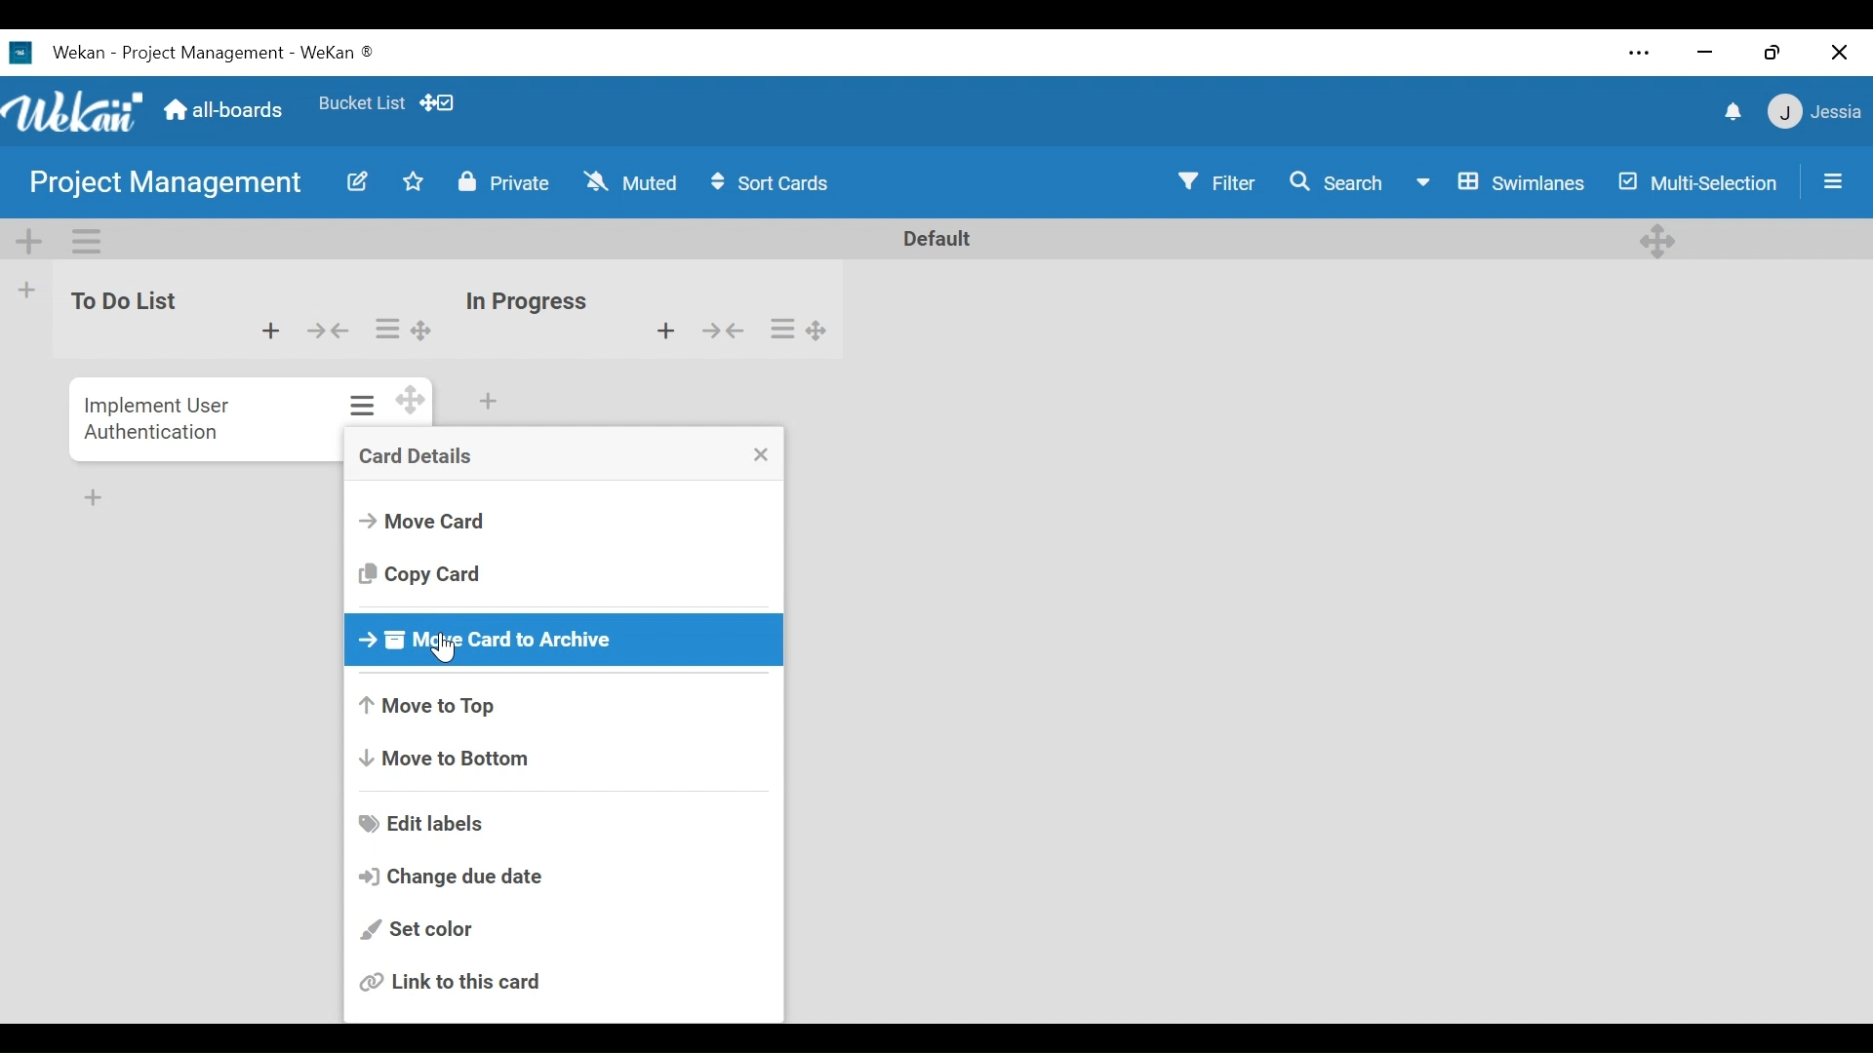  Describe the element at coordinates (356, 183) in the screenshot. I see `Edit` at that location.